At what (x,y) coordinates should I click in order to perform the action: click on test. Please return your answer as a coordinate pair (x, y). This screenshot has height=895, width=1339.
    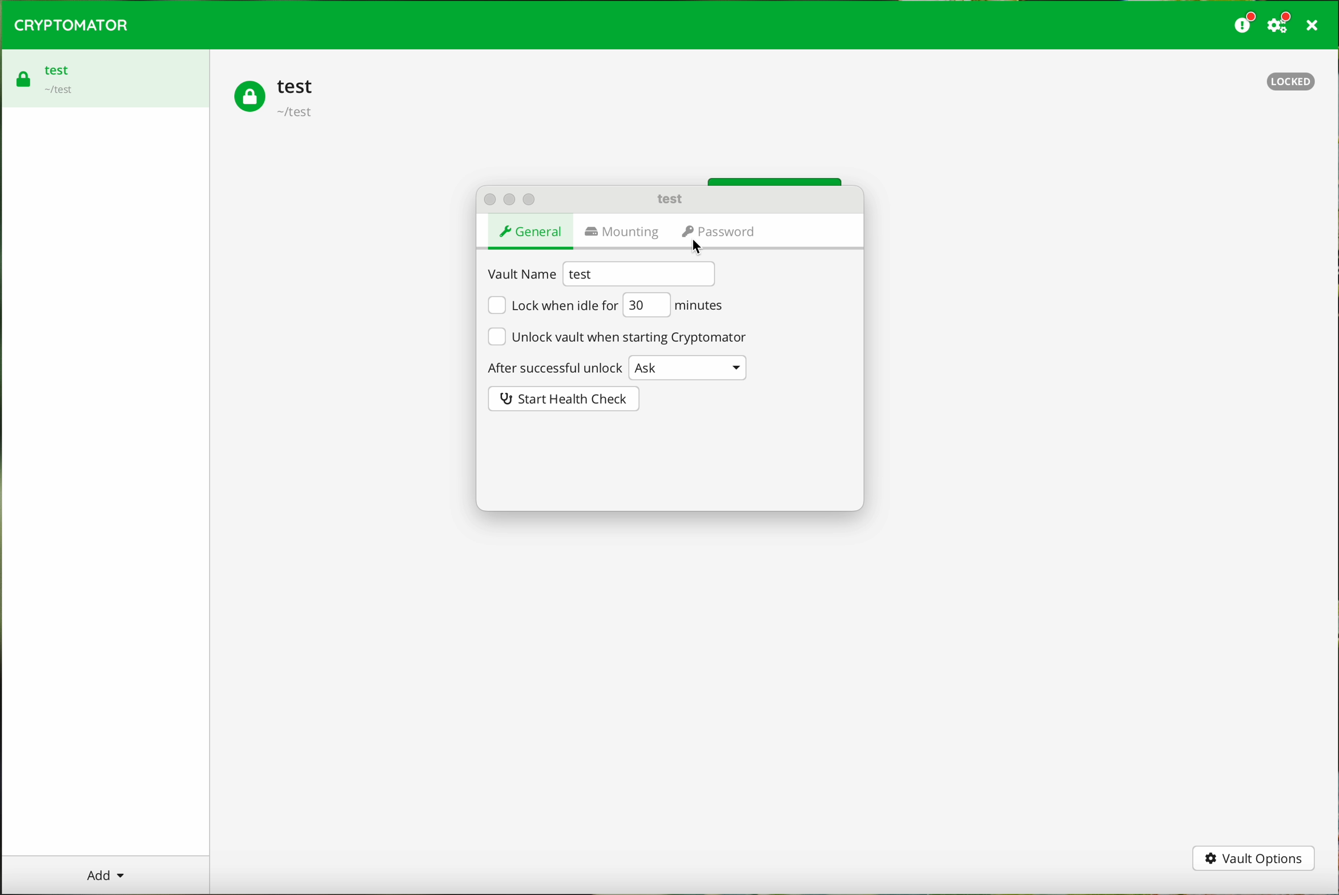
    Looking at the image, I should click on (640, 273).